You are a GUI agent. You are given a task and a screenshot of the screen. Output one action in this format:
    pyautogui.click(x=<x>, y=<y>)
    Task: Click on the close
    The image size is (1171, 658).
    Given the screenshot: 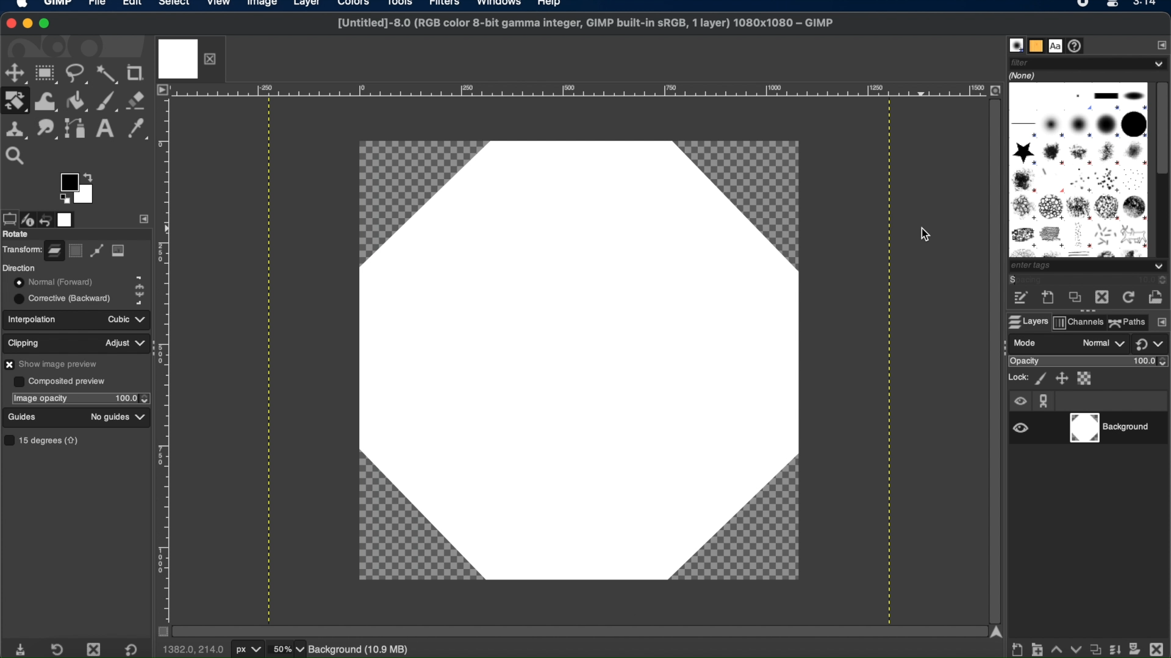 What is the action you would take?
    pyautogui.click(x=12, y=22)
    